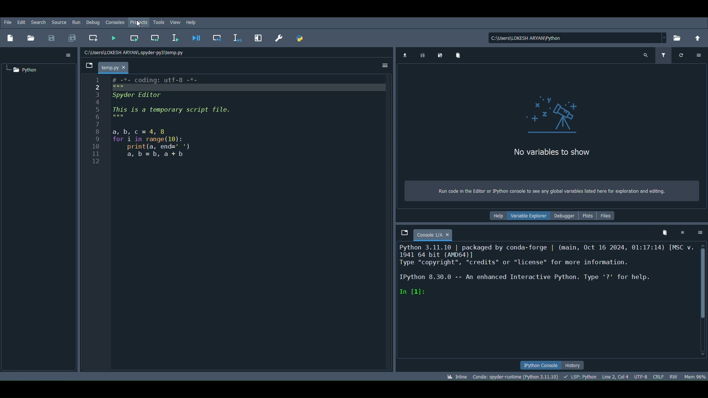 The height and width of the screenshot is (398, 708). Describe the element at coordinates (137, 22) in the screenshot. I see `Projects` at that location.